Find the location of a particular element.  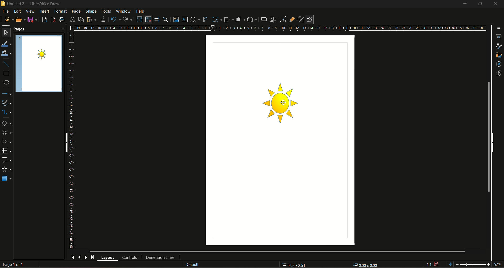

block arrows is located at coordinates (7, 142).